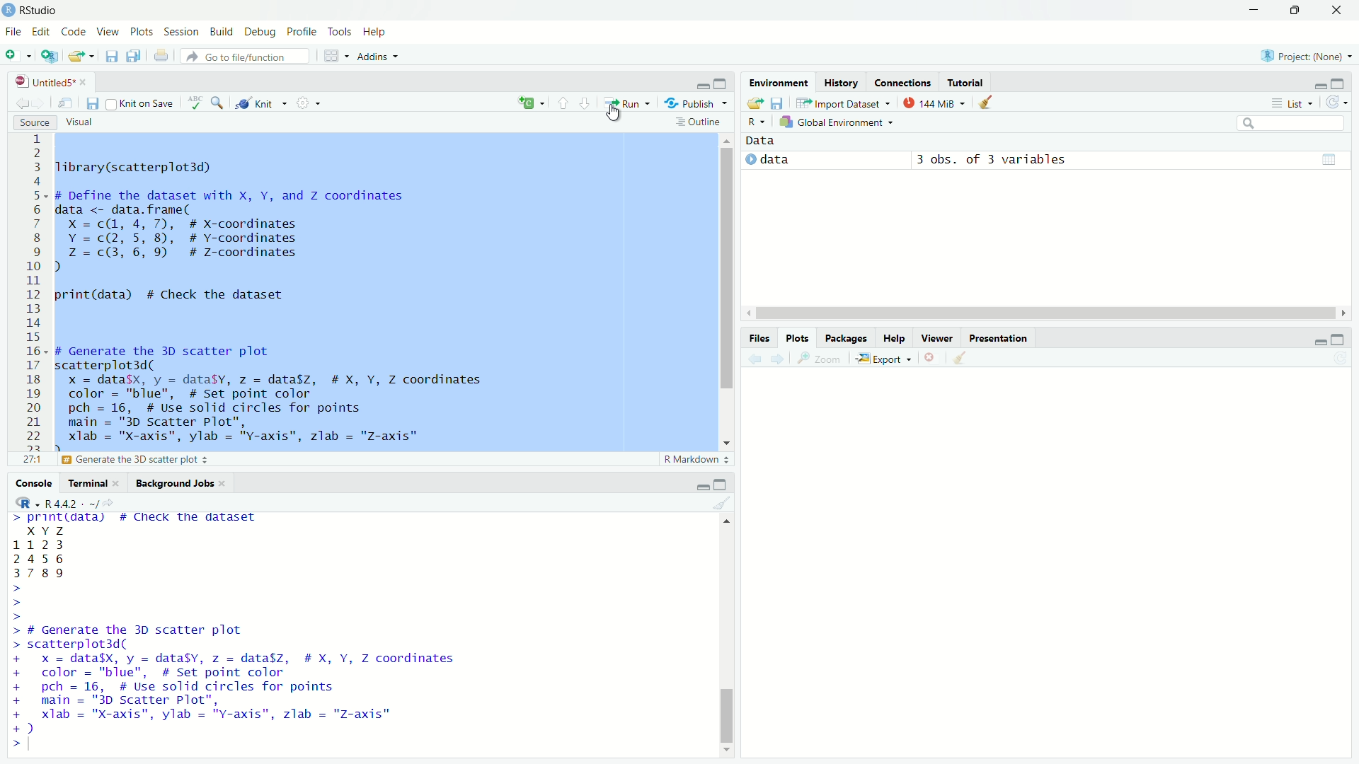 Image resolution: width=1359 pixels, height=764 pixels. What do you see at coordinates (16, 56) in the screenshot?
I see `new file` at bounding box center [16, 56].